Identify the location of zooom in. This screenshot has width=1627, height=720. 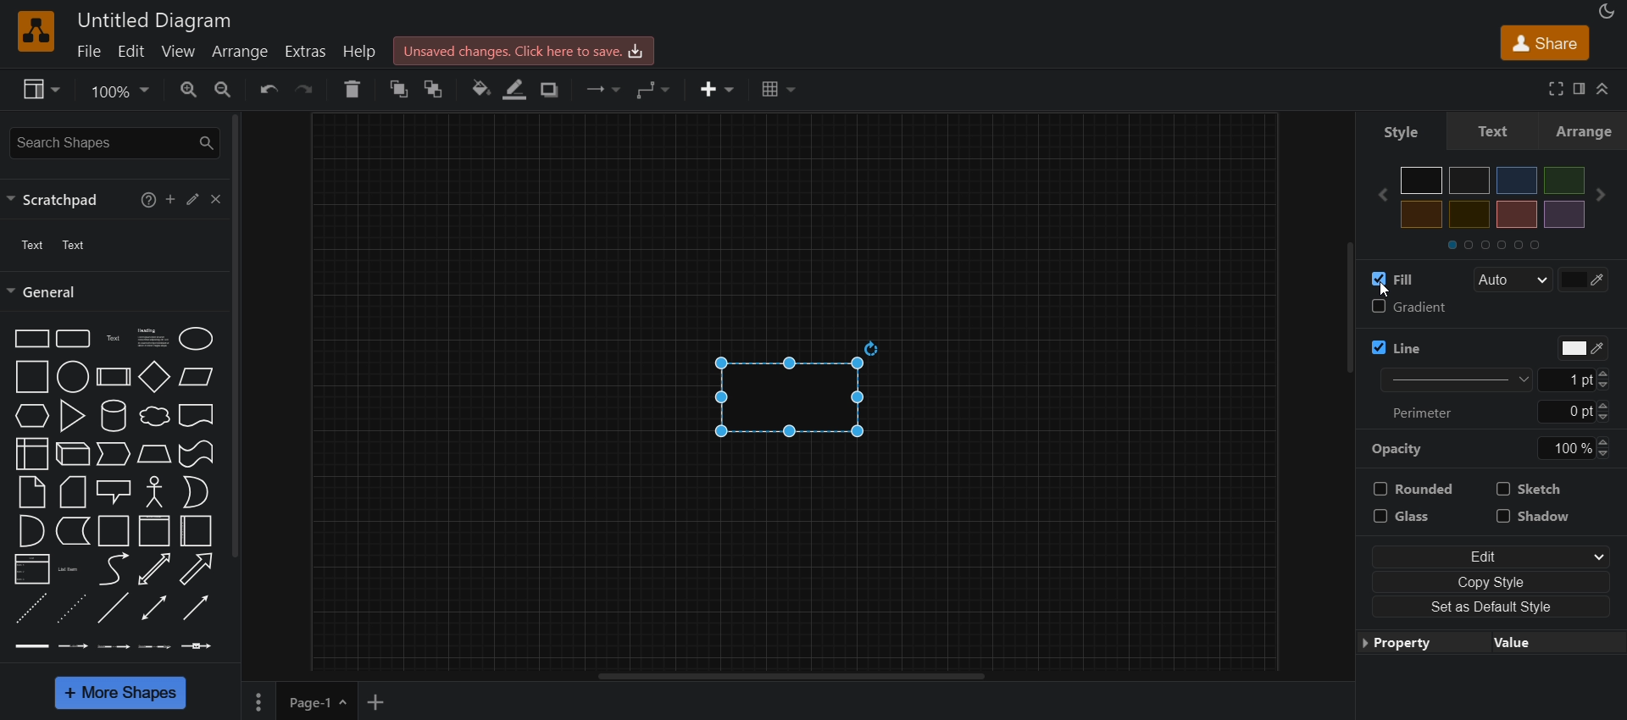
(189, 88).